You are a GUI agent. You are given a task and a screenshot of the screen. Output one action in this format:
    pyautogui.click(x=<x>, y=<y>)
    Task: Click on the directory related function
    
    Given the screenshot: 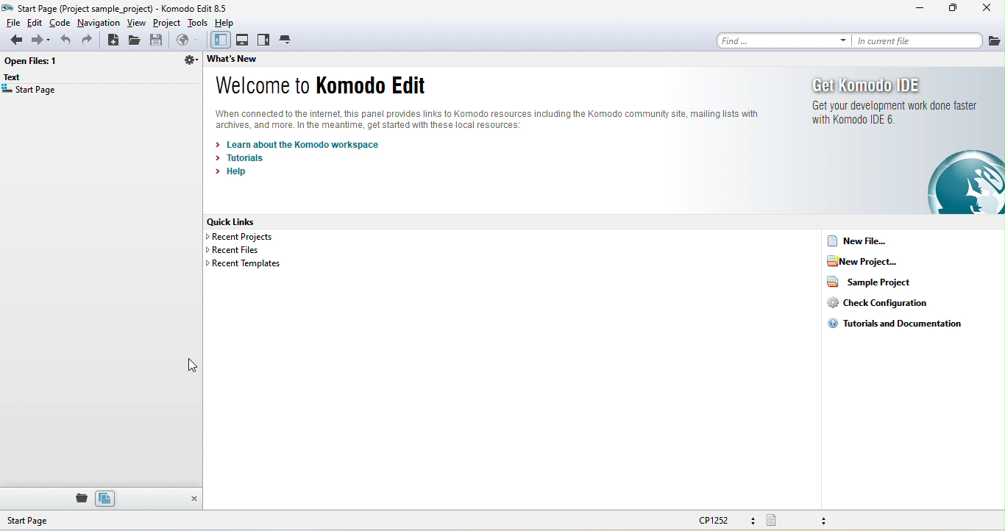 What is the action you would take?
    pyautogui.click(x=189, y=63)
    